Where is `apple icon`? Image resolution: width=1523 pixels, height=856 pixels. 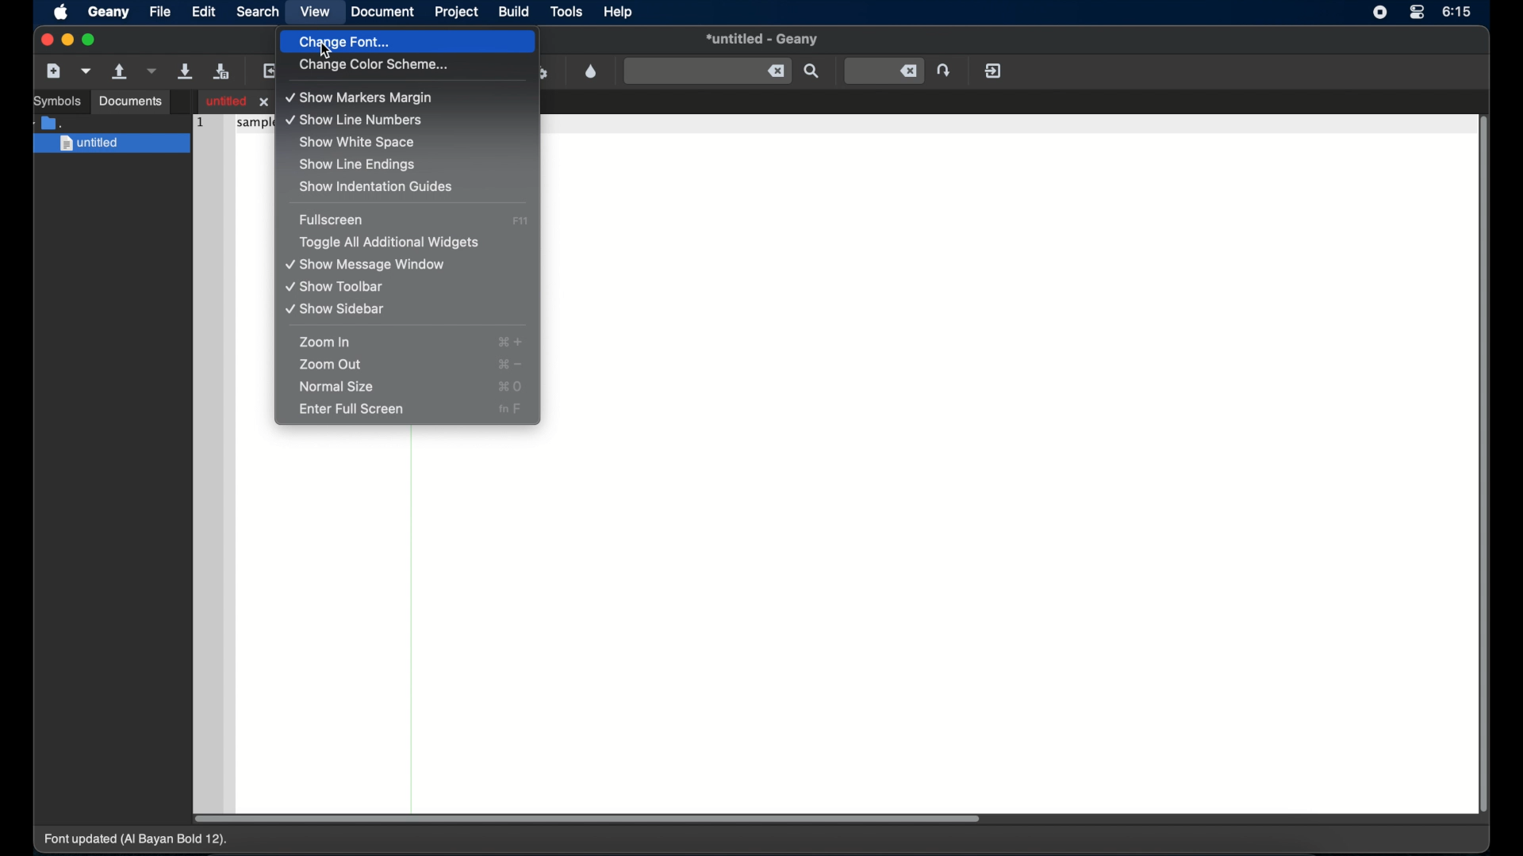 apple icon is located at coordinates (60, 13).